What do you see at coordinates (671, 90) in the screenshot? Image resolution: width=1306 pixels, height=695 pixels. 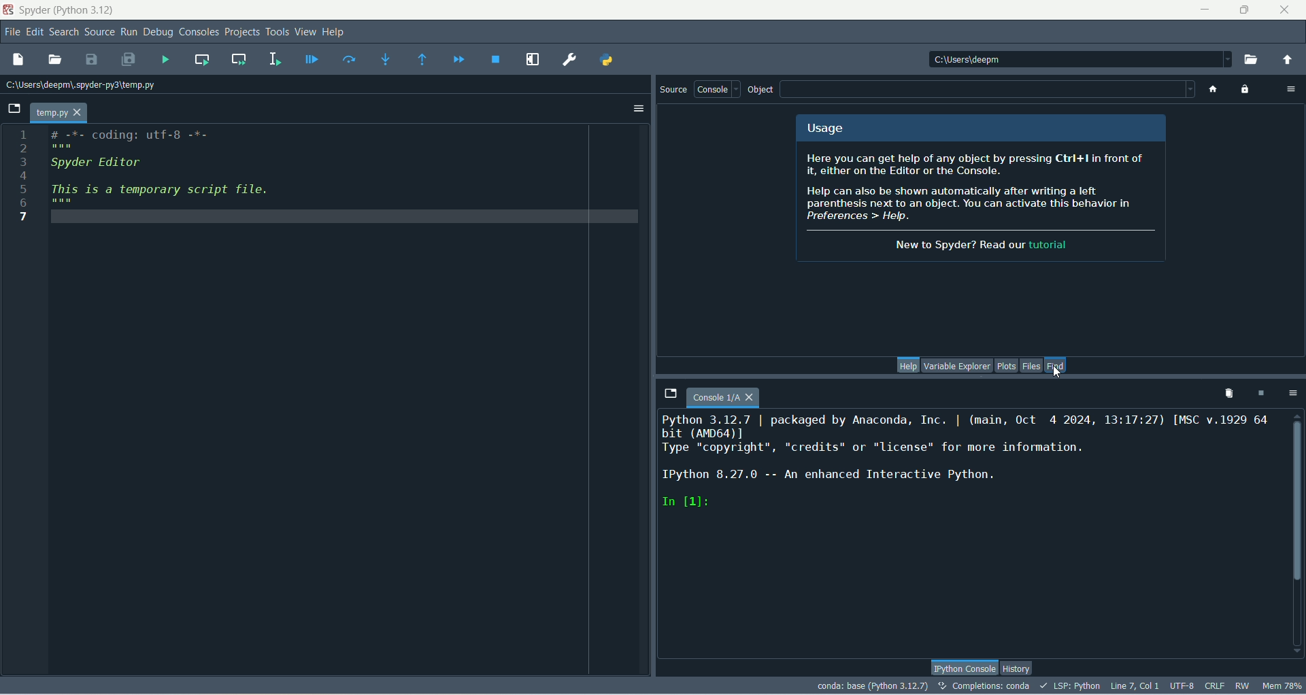 I see `source` at bounding box center [671, 90].